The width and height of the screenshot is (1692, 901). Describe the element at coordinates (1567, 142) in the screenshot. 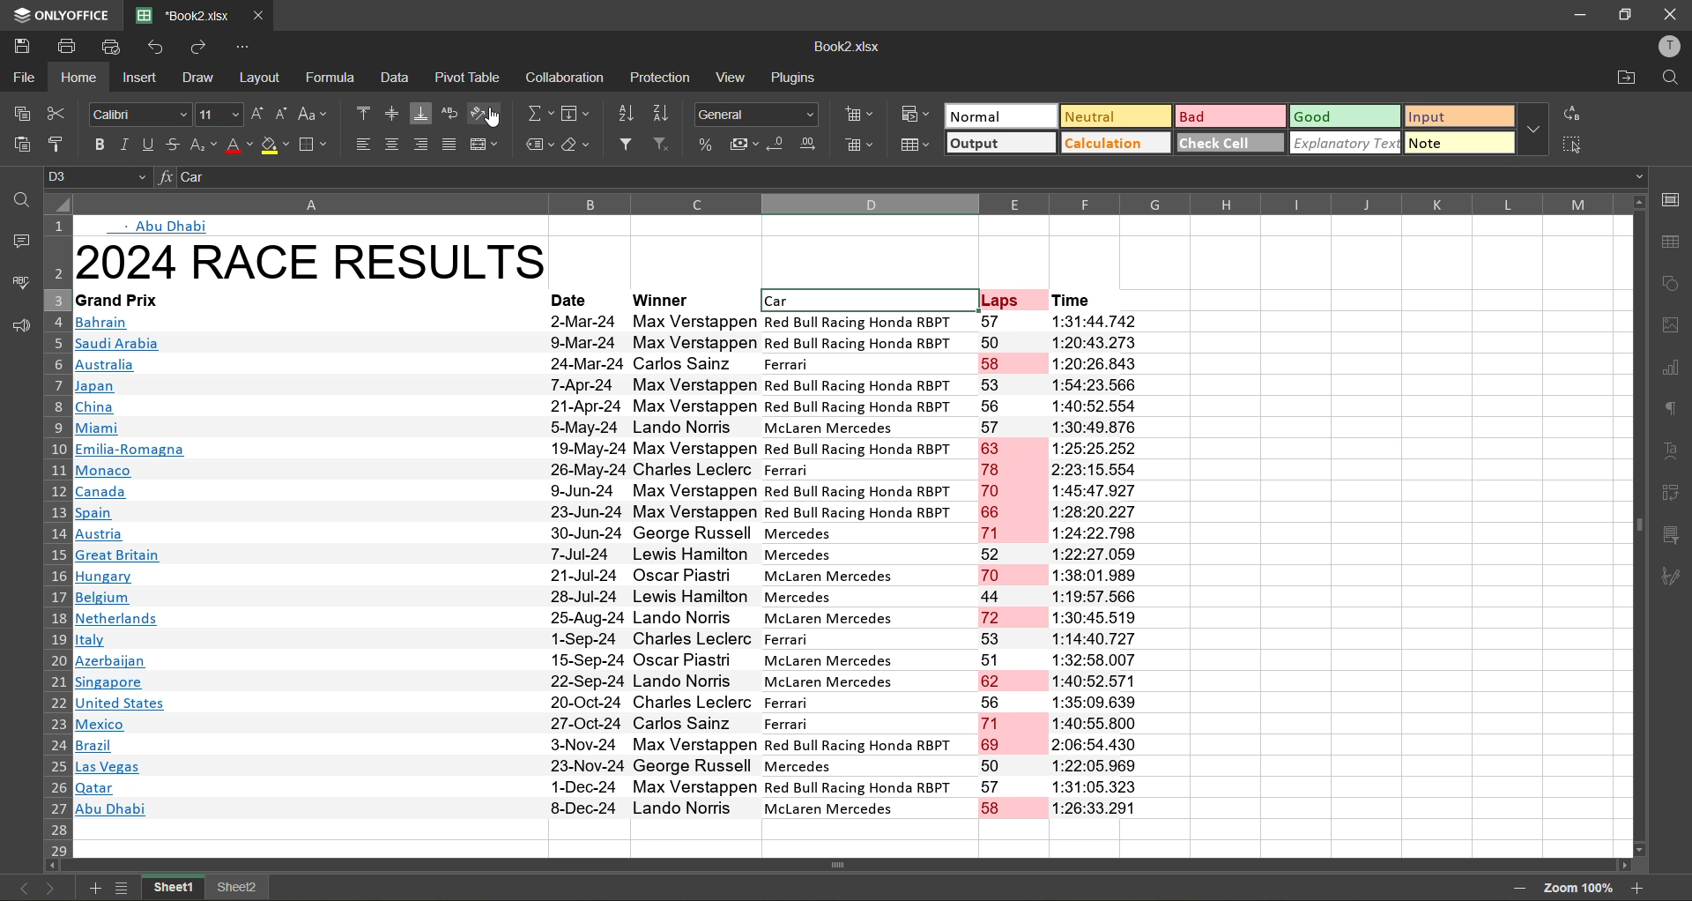

I see `select all` at that location.